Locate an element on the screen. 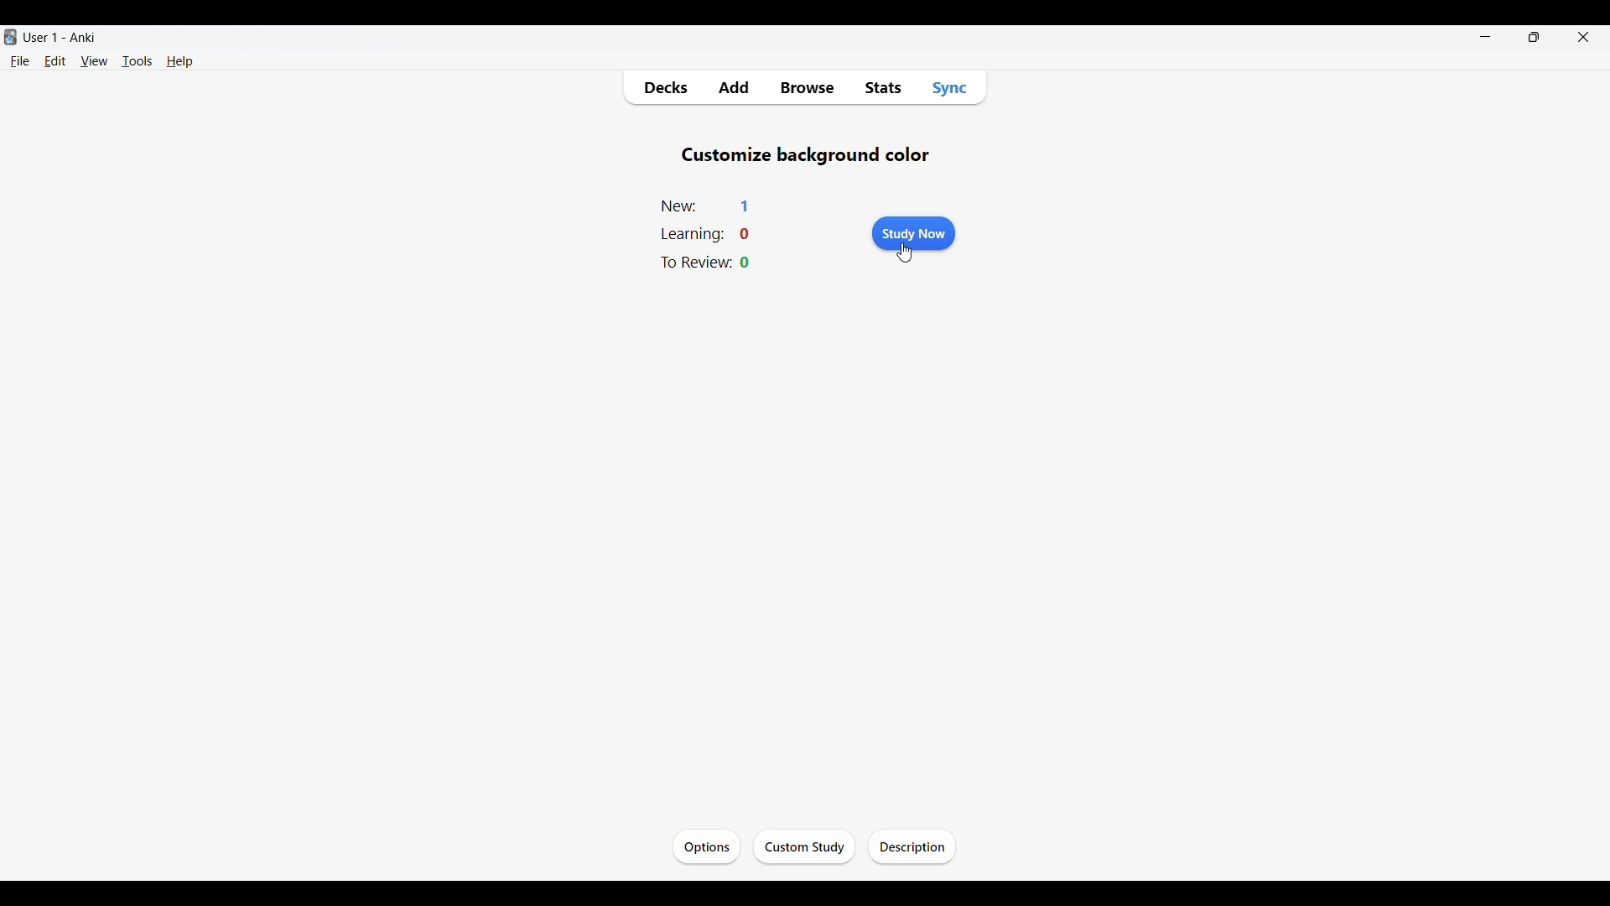  View menu is located at coordinates (95, 61).